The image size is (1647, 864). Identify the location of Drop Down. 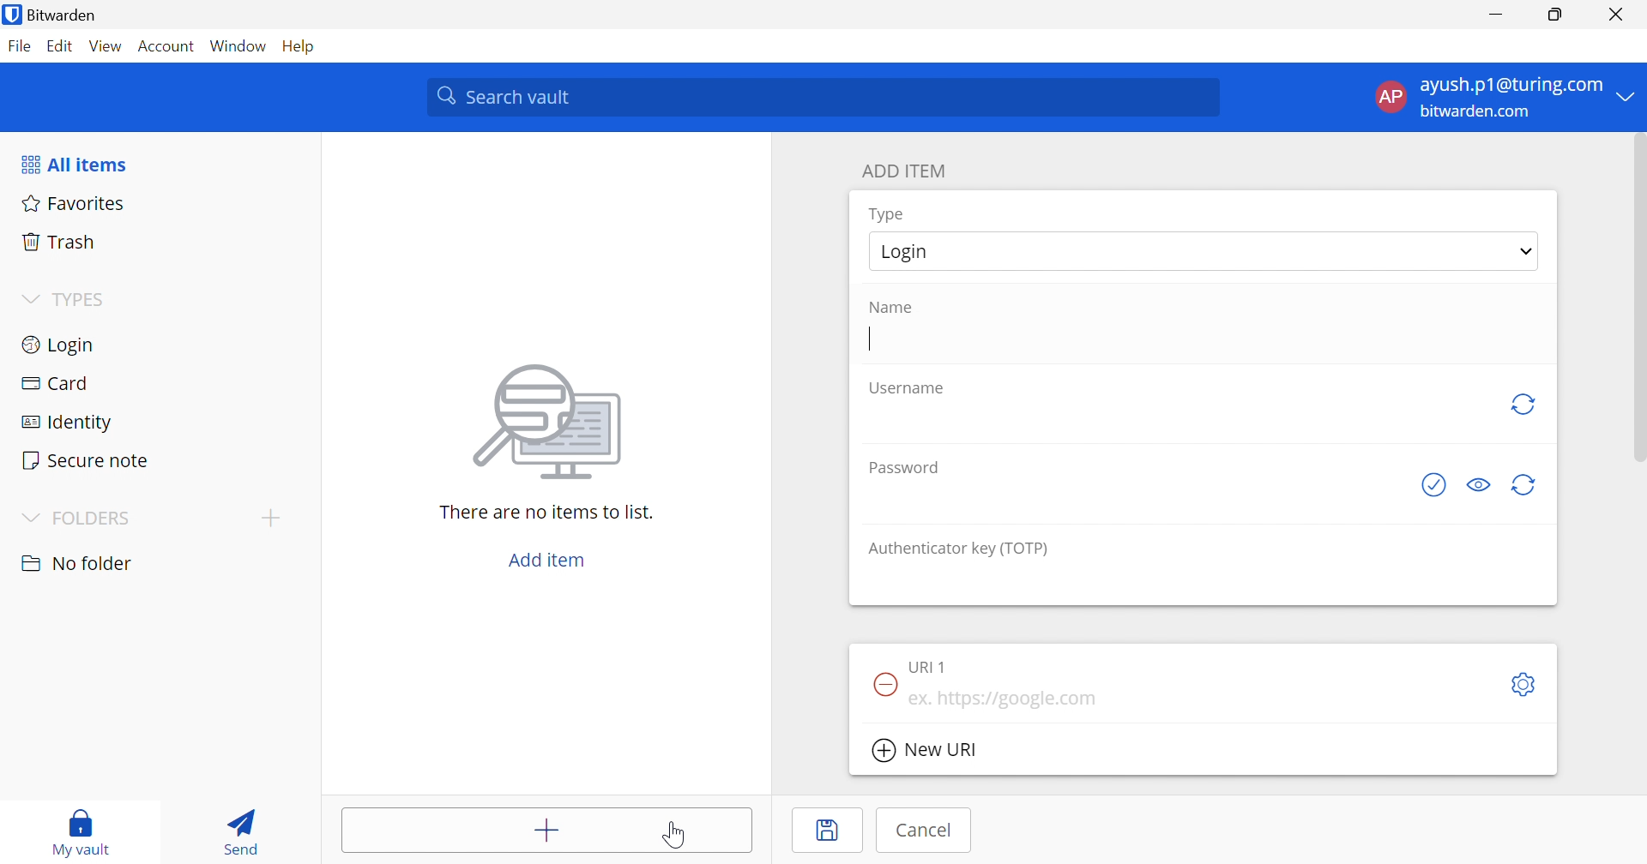
(27, 519).